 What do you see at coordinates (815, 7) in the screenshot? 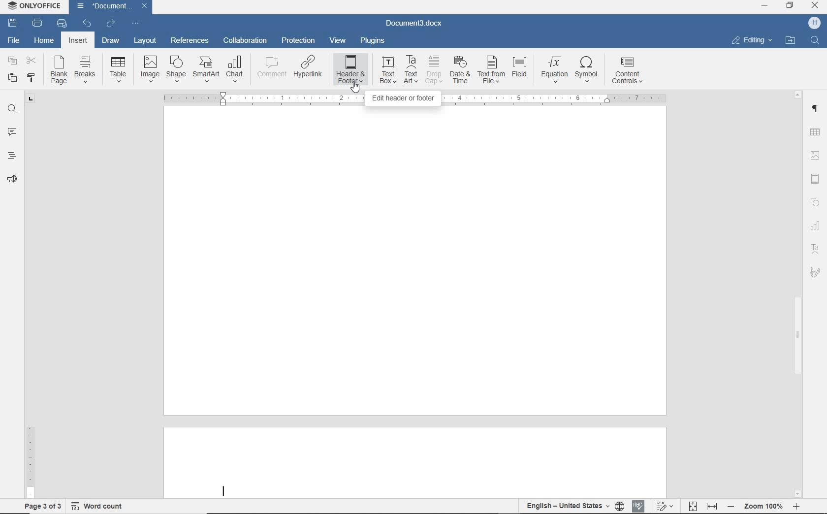
I see `CLOSE` at bounding box center [815, 7].